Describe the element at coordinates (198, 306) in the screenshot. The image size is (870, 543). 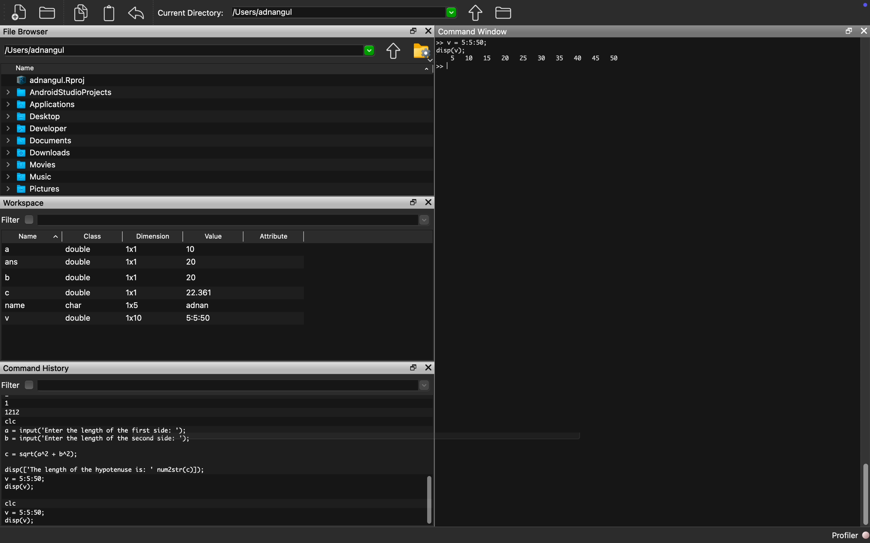
I see `adnan` at that location.